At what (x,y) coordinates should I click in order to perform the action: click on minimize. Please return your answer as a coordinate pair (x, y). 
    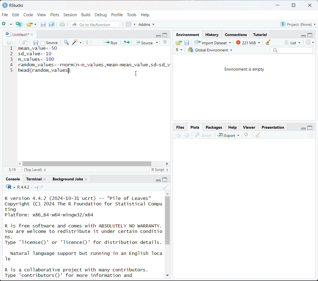
    Looking at the image, I should click on (158, 35).